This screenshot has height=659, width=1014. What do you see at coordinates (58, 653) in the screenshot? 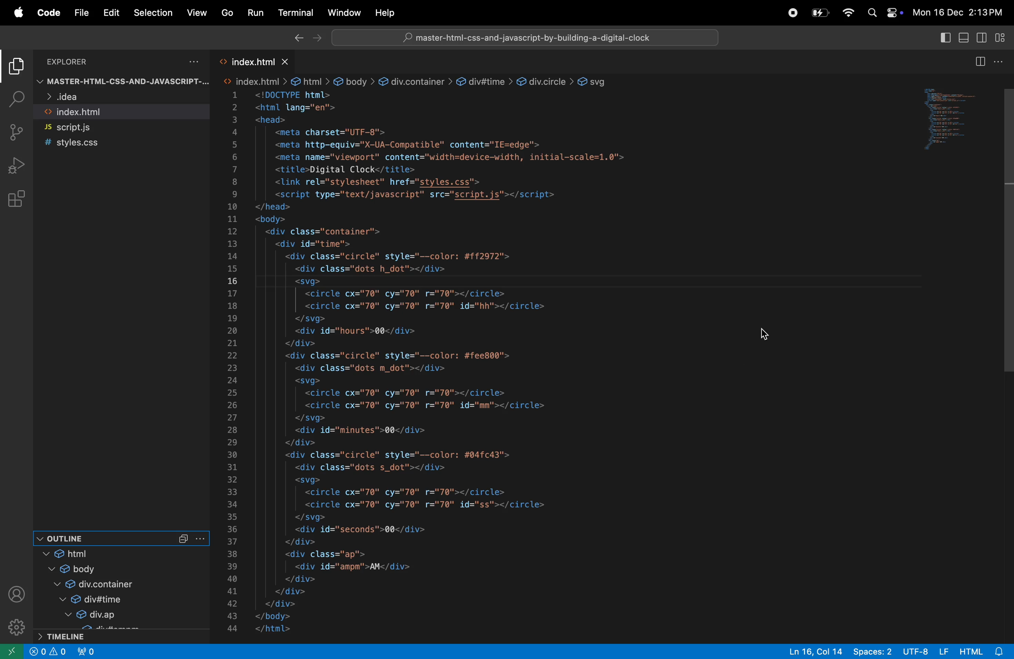
I see `alerts` at bounding box center [58, 653].